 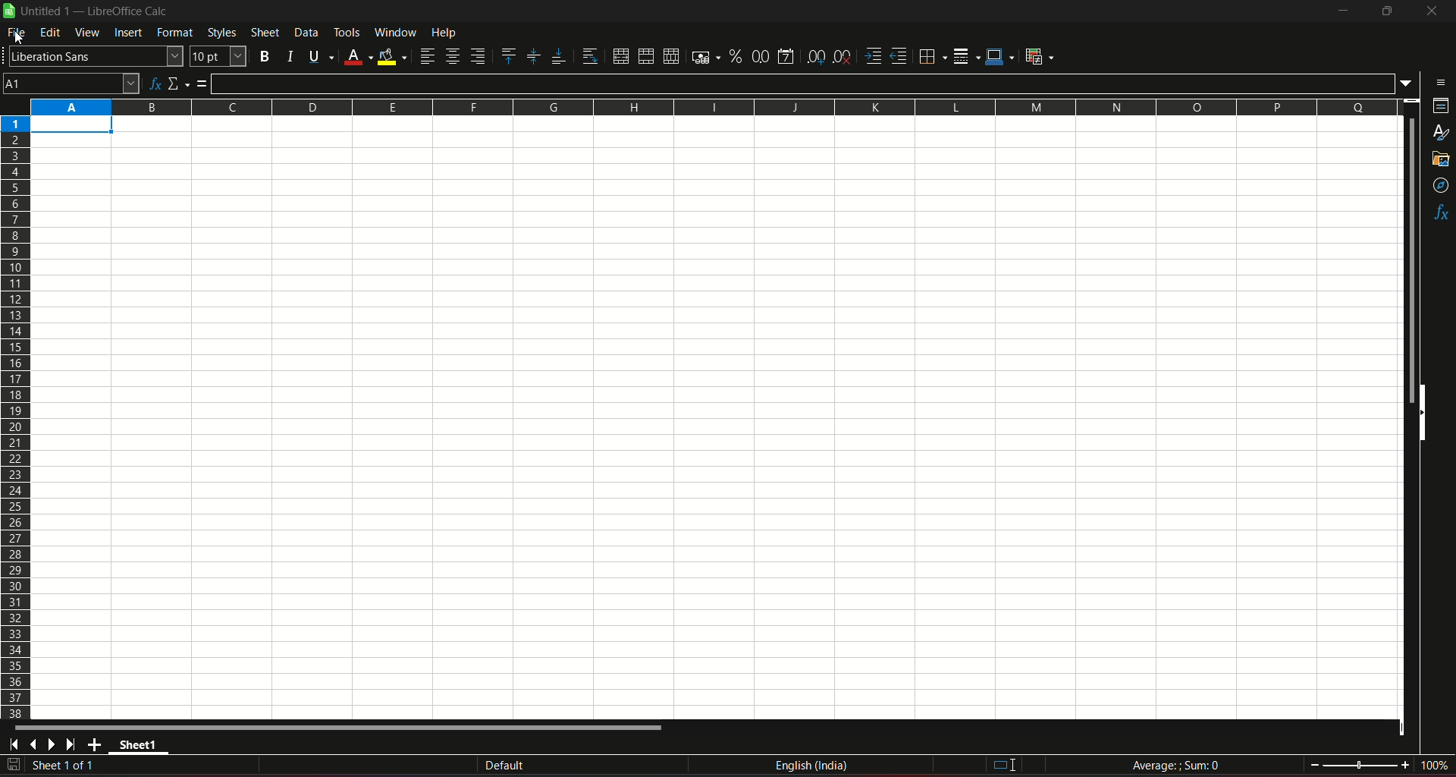 I want to click on Sheet, so click(x=264, y=33).